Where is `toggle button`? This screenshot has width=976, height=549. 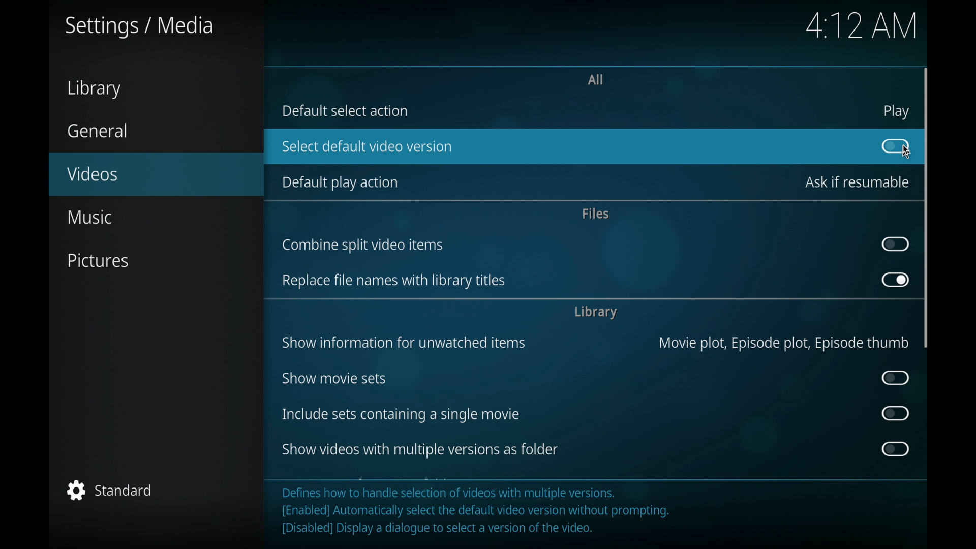 toggle button is located at coordinates (896, 413).